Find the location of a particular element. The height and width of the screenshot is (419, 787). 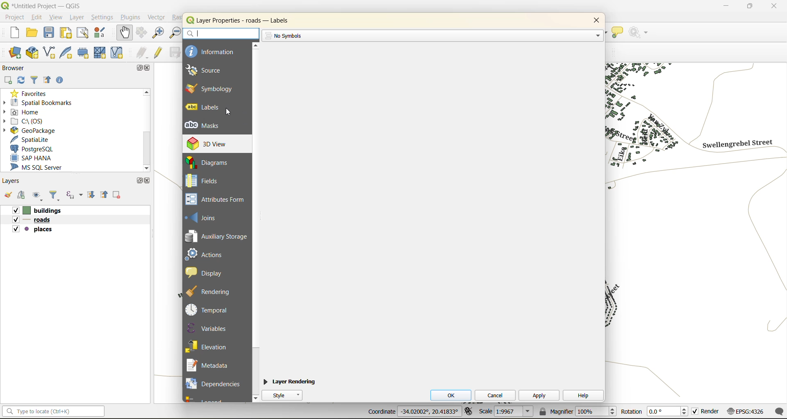

new geopackage layer is located at coordinates (34, 55).